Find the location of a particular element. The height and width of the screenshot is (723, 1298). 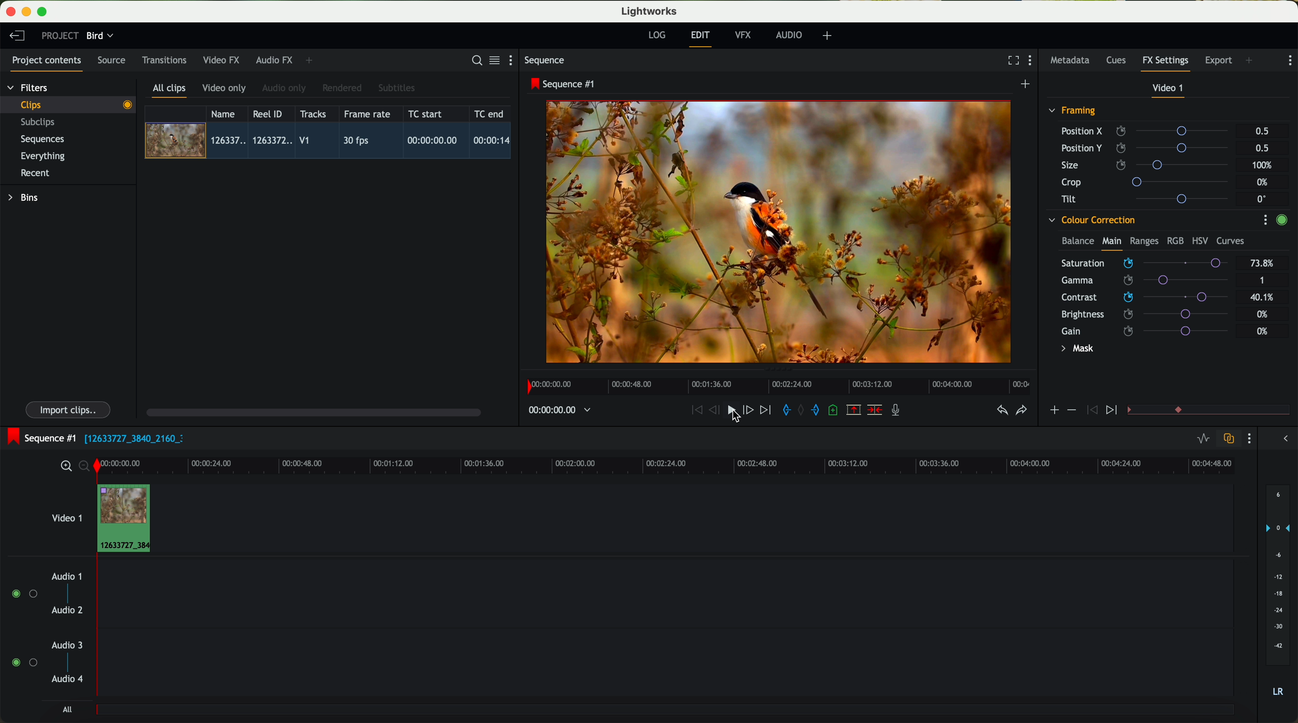

73.8% is located at coordinates (1263, 264).